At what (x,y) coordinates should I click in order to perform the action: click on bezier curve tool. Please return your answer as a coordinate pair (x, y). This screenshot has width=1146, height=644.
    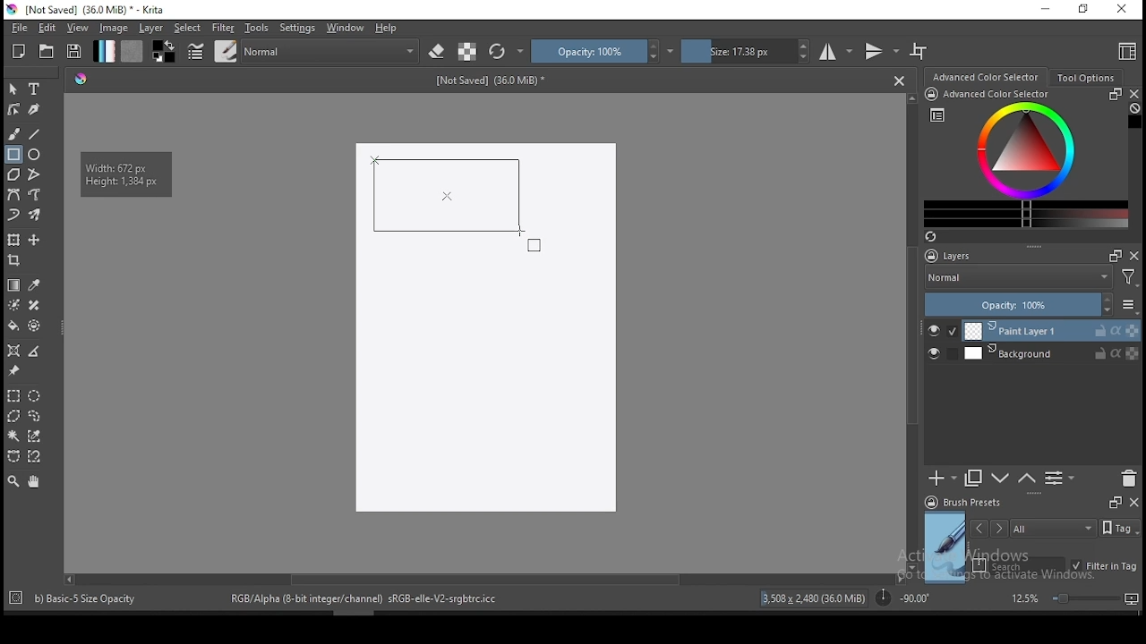
    Looking at the image, I should click on (13, 196).